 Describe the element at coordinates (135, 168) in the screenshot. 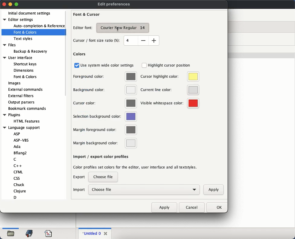

I see `Colour profile set colours for the editor user interface and all text styles` at that location.